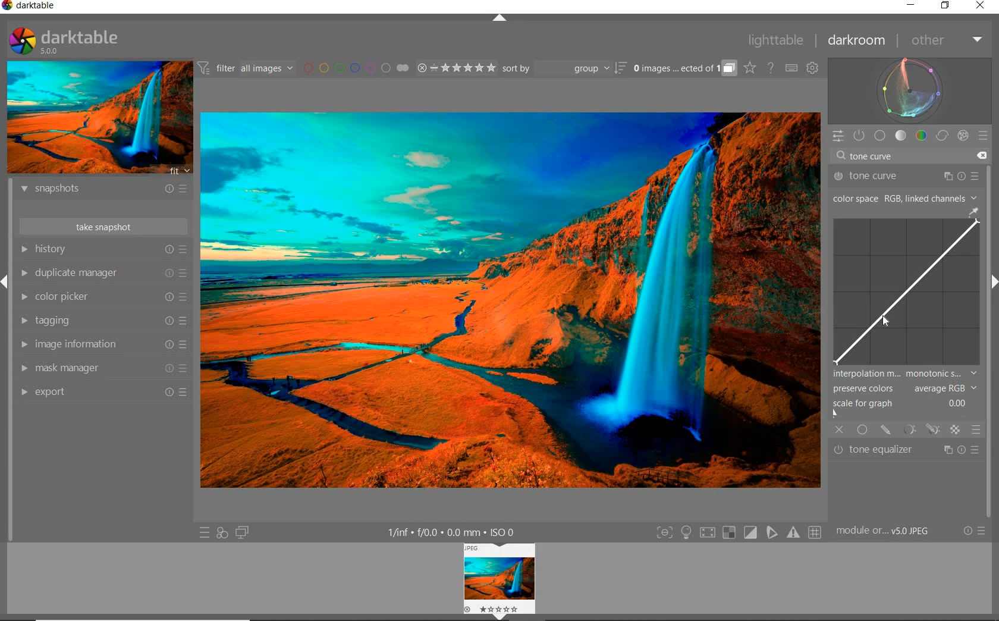 The image size is (999, 621). What do you see at coordinates (500, 616) in the screenshot?
I see `Expand/Collapse` at bounding box center [500, 616].